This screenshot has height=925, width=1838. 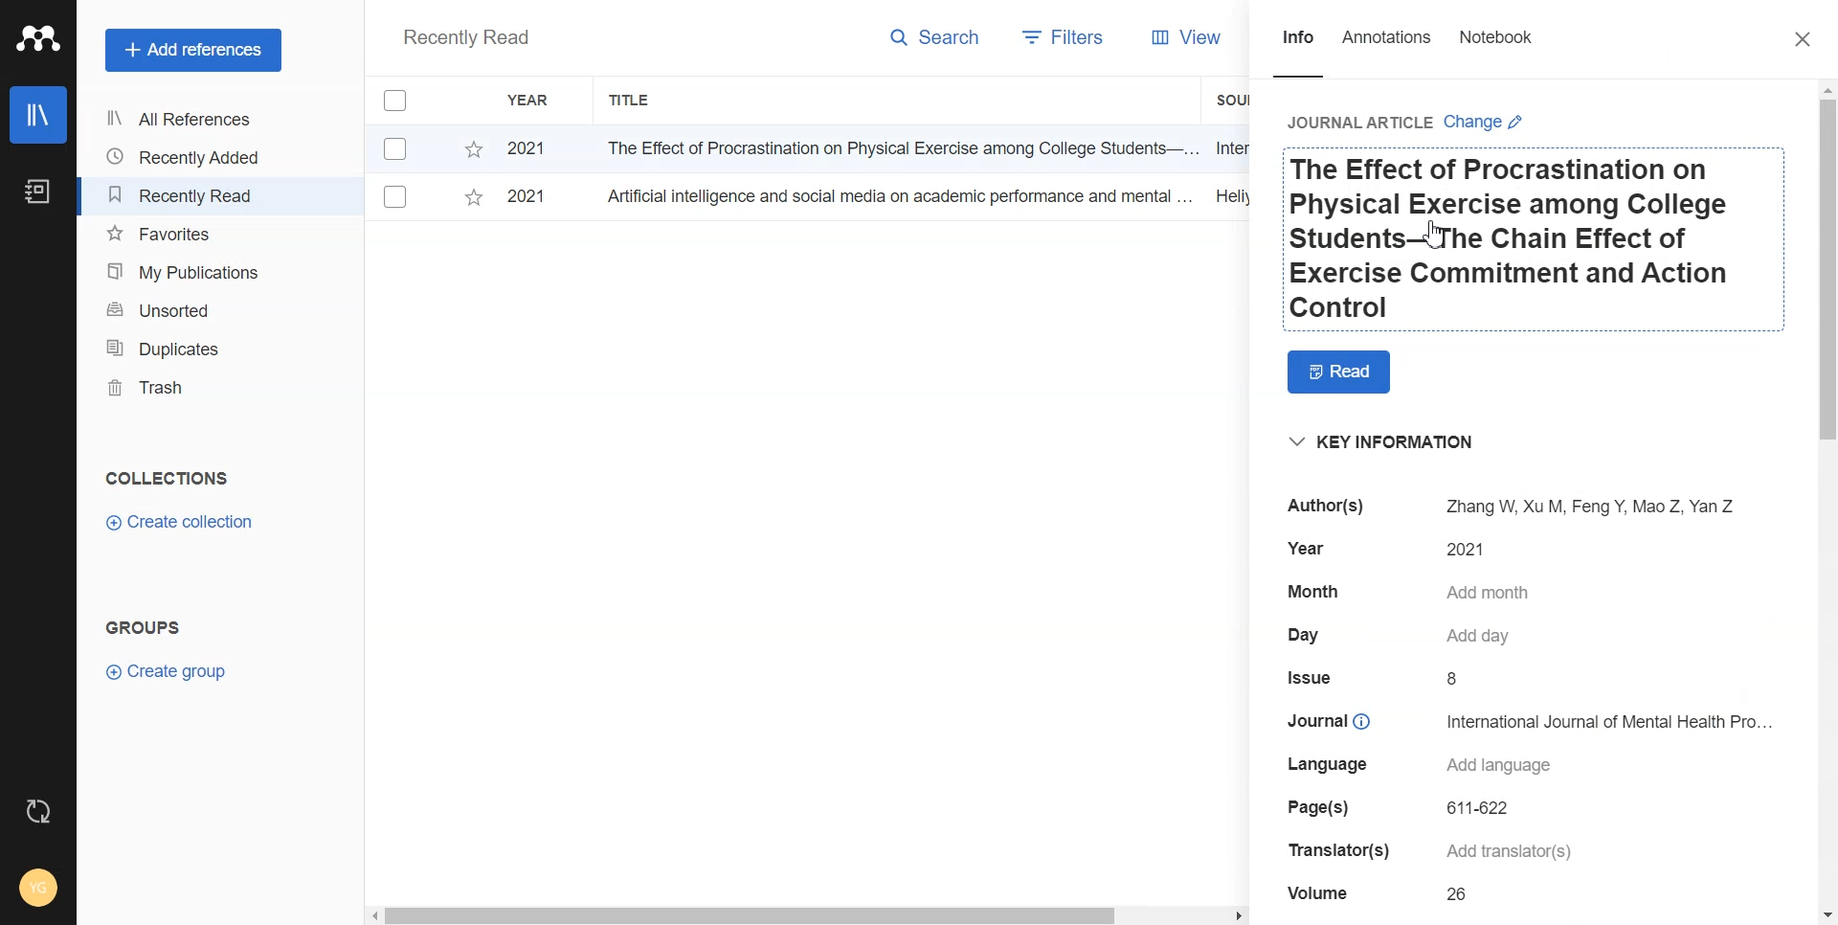 What do you see at coordinates (936, 41) in the screenshot?
I see `Search` at bounding box center [936, 41].